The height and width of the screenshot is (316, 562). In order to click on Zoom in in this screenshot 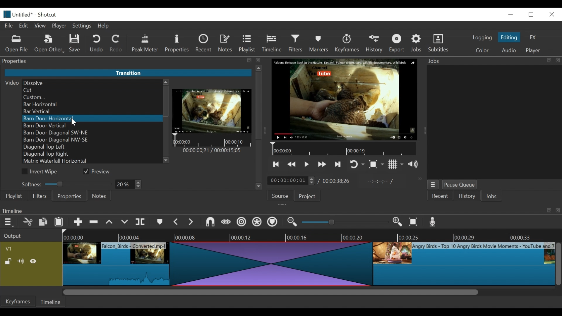, I will do `click(398, 222)`.